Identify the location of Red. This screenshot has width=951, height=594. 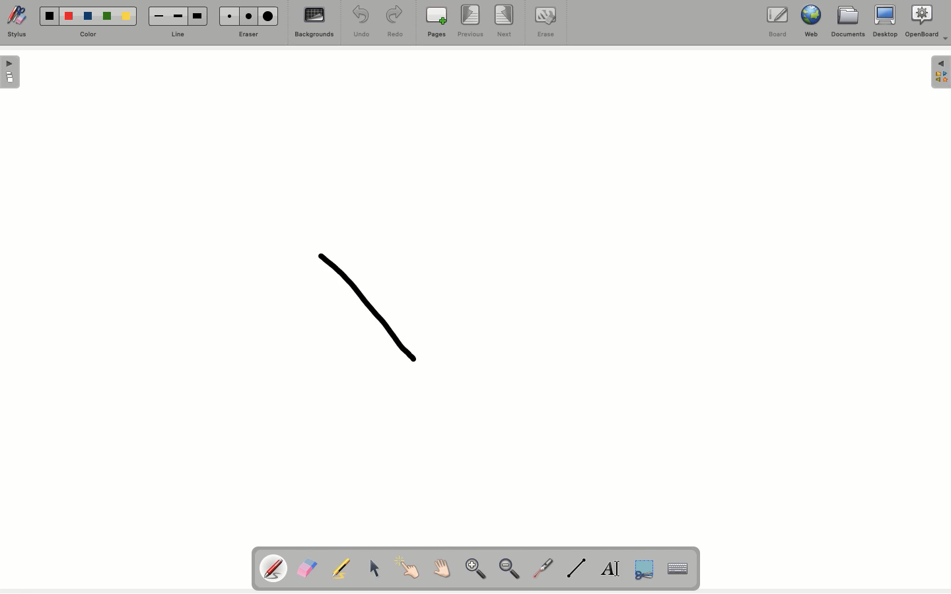
(69, 18).